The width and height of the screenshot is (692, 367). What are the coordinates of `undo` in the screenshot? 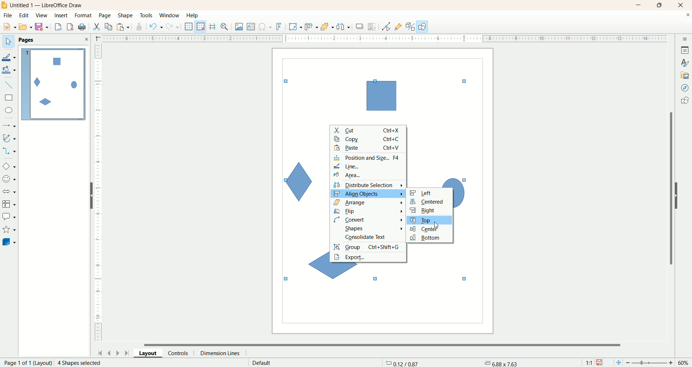 It's located at (156, 27).